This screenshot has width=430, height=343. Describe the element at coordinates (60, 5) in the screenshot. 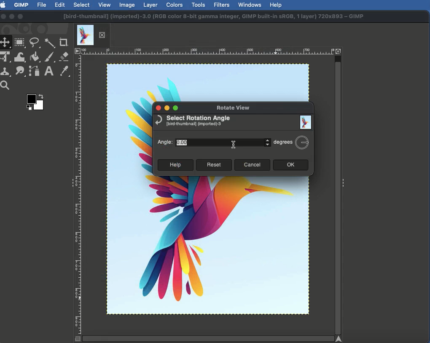

I see `Edit` at that location.